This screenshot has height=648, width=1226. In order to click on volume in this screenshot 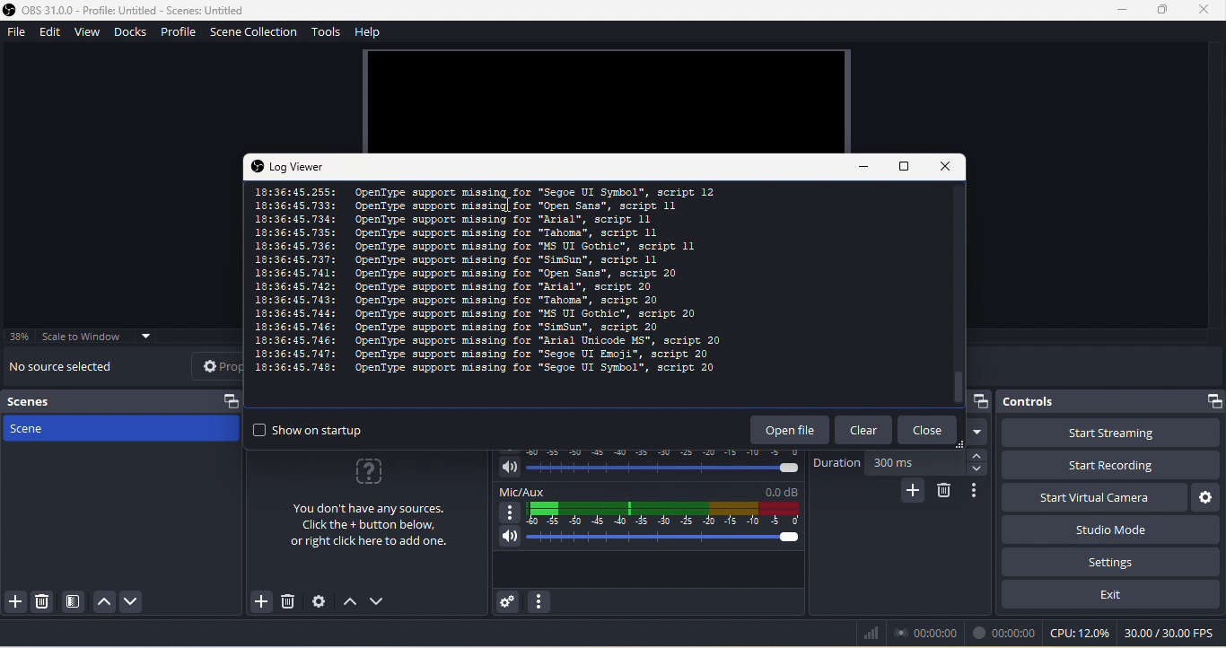, I will do `click(645, 469)`.